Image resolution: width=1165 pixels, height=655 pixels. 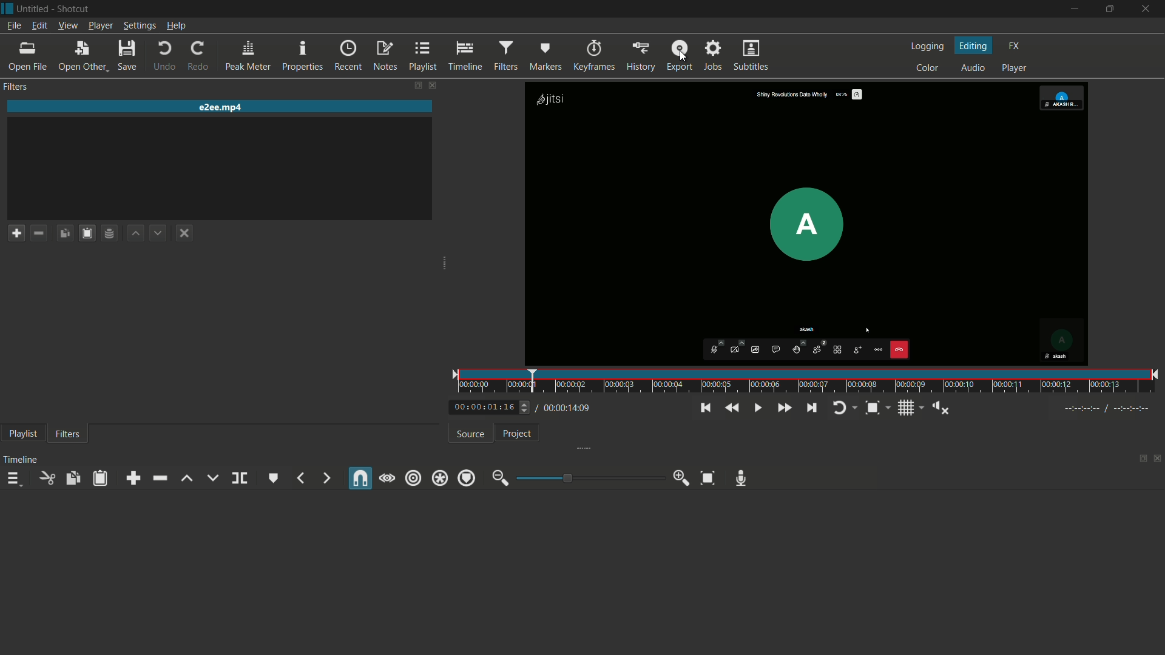 What do you see at coordinates (973, 46) in the screenshot?
I see `editing` at bounding box center [973, 46].